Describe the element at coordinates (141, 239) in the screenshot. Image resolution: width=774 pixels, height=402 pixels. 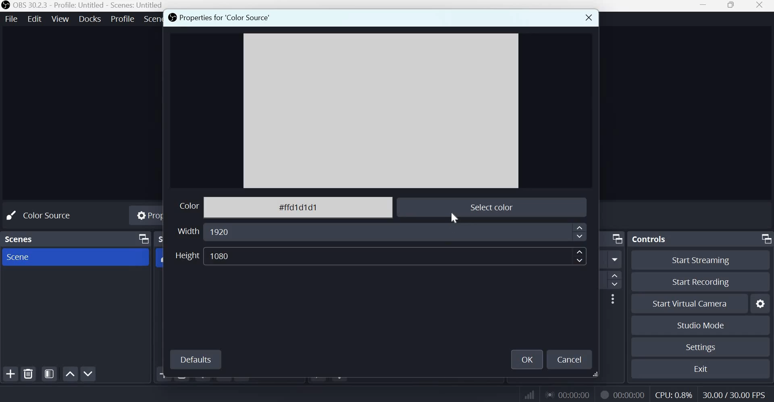
I see `Dock Options icon` at that location.